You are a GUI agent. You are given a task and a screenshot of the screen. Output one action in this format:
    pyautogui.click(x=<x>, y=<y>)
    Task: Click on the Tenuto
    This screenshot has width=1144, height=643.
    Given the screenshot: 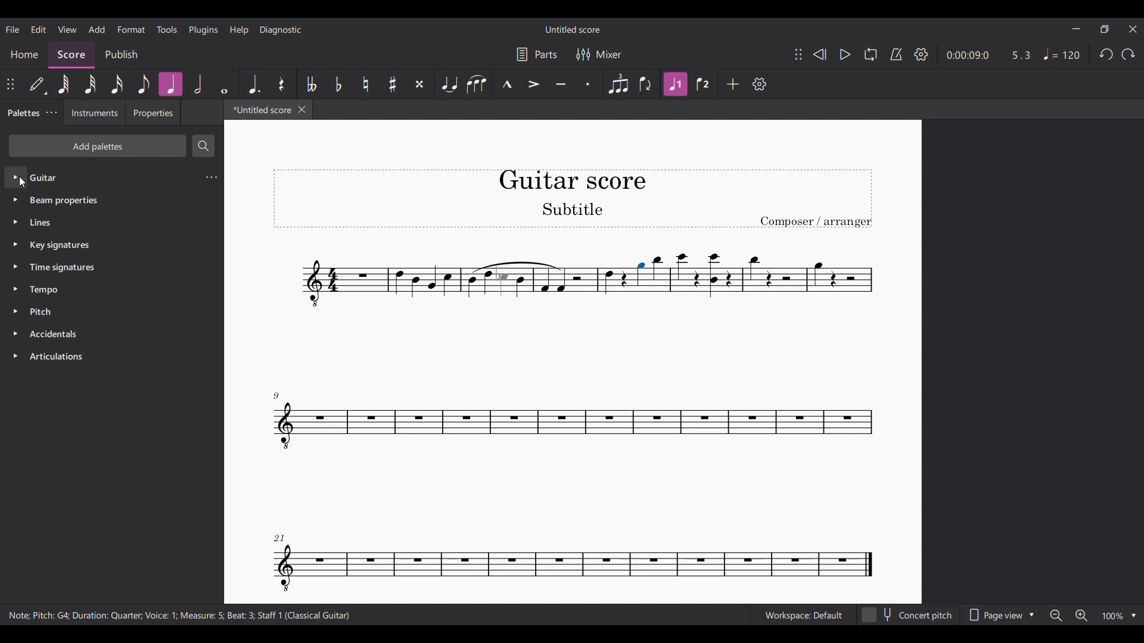 What is the action you would take?
    pyautogui.click(x=561, y=84)
    